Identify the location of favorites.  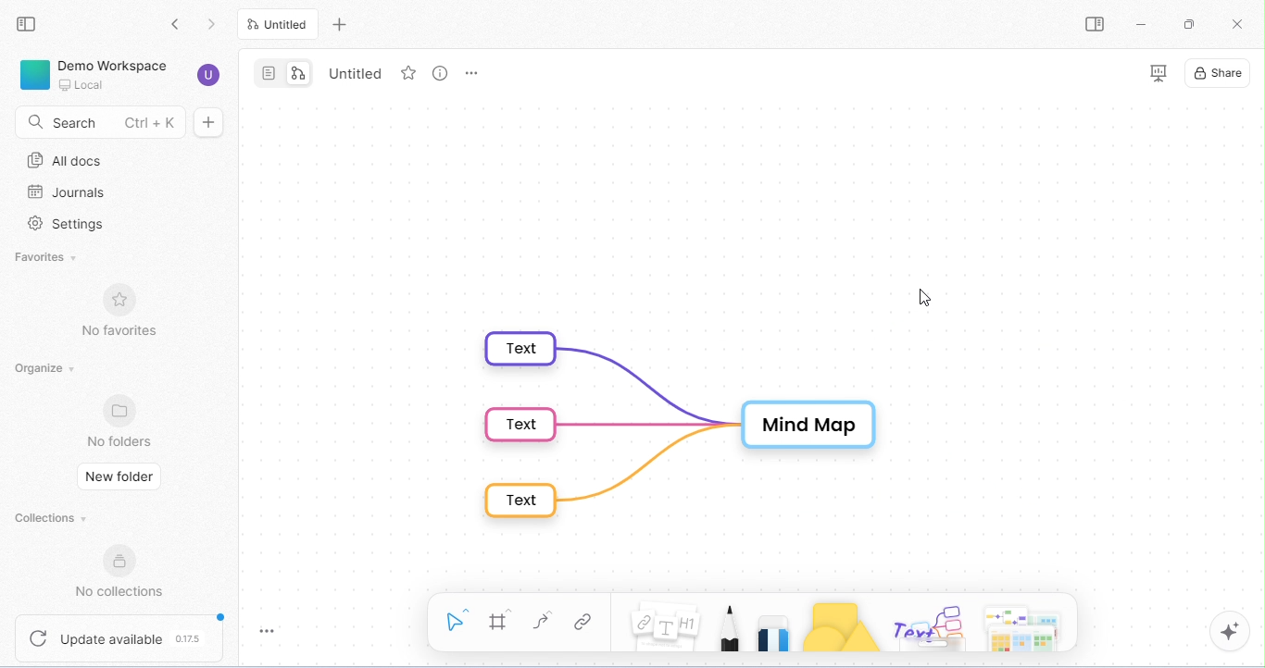
(407, 74).